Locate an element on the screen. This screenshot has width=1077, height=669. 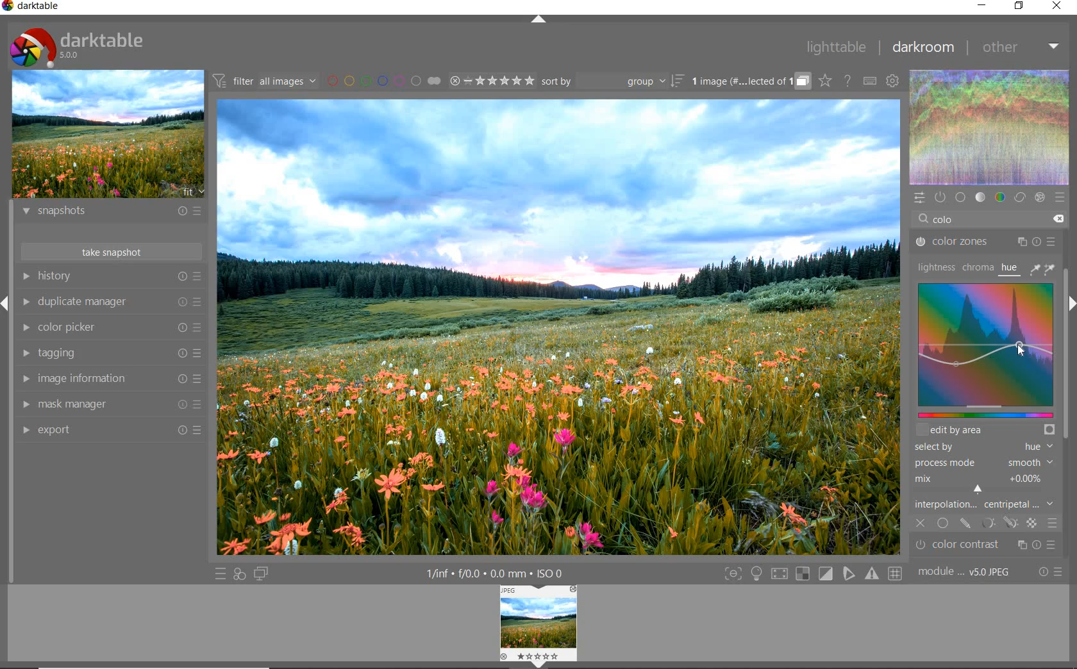
1/inf*f/0.0 mm*ISO 0 is located at coordinates (494, 574).